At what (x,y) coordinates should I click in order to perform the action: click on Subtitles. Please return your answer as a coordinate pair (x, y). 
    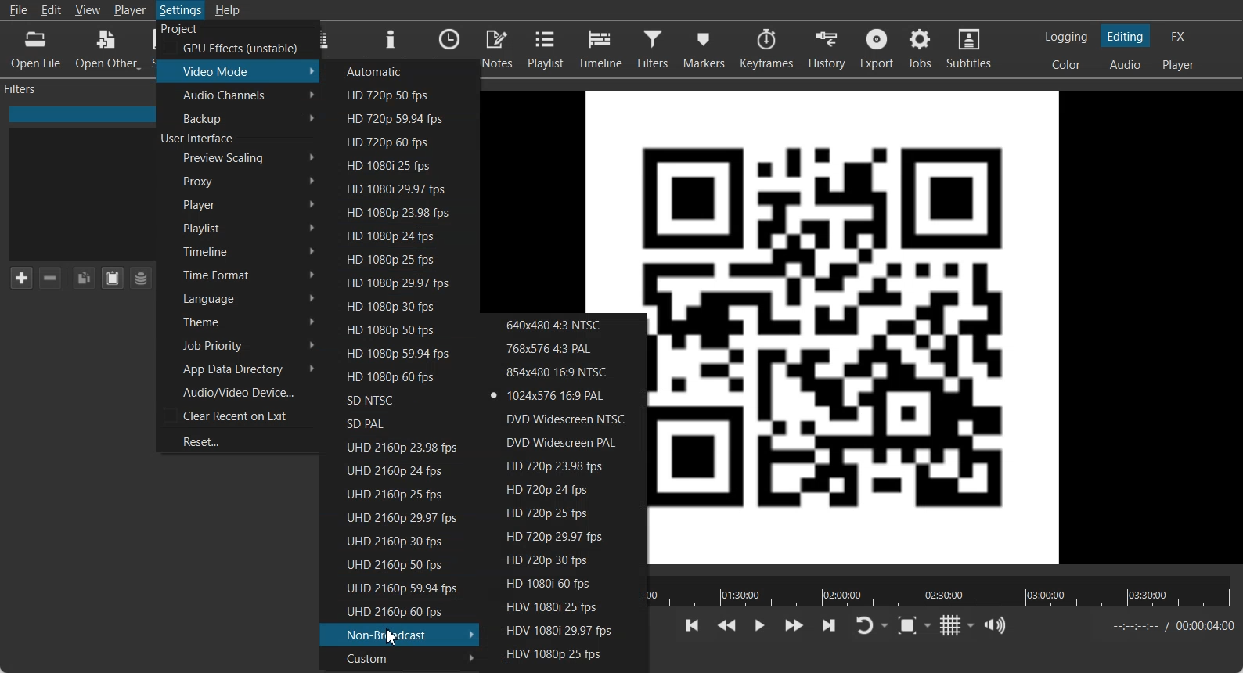
    Looking at the image, I should click on (971, 49).